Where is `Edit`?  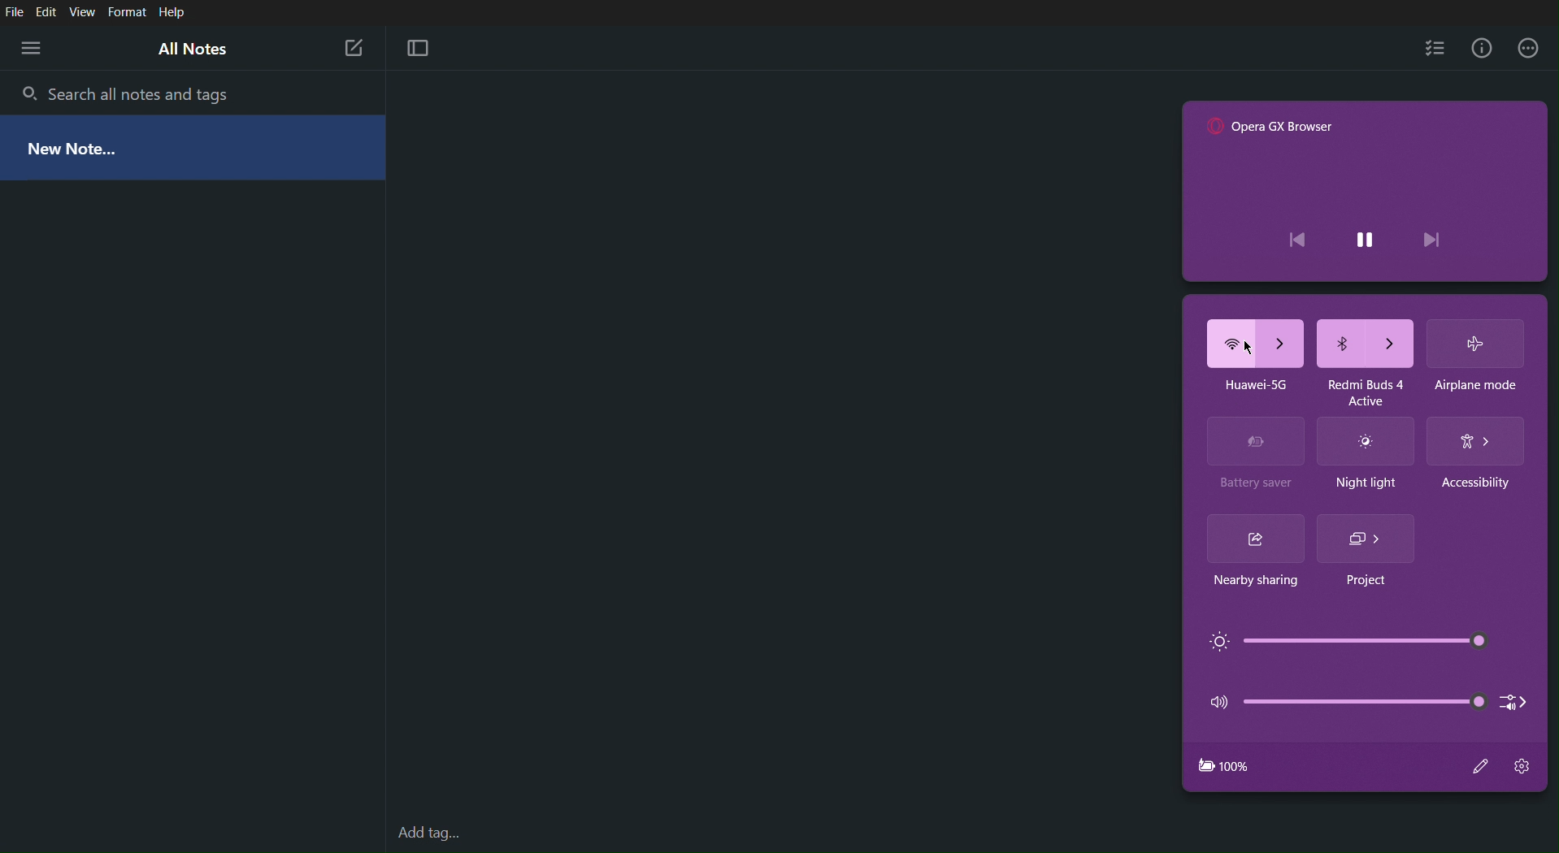
Edit is located at coordinates (1481, 767).